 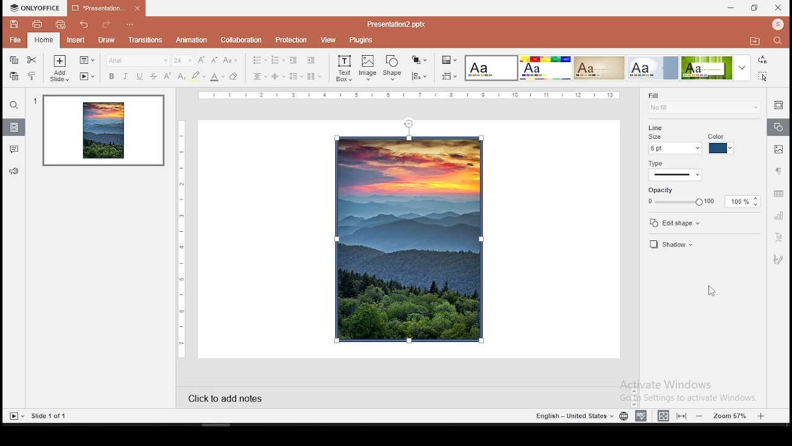 What do you see at coordinates (259, 59) in the screenshot?
I see `bullets` at bounding box center [259, 59].